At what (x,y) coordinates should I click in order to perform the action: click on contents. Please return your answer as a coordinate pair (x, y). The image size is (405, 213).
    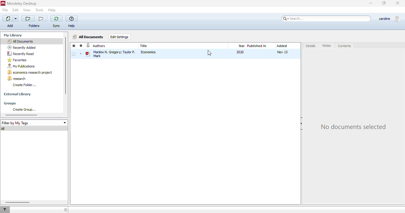
    Looking at the image, I should click on (345, 46).